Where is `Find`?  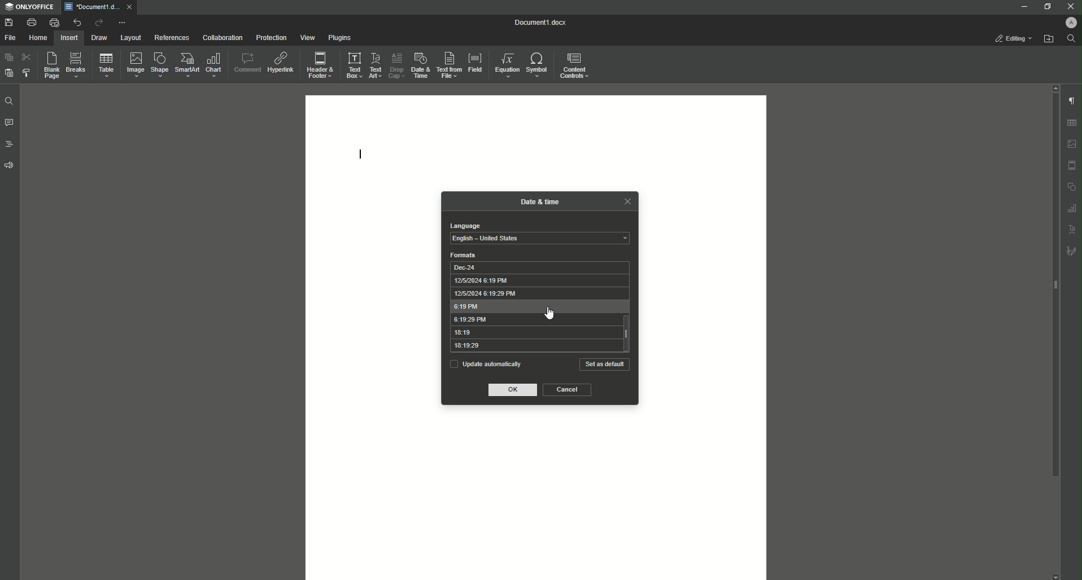 Find is located at coordinates (1071, 38).